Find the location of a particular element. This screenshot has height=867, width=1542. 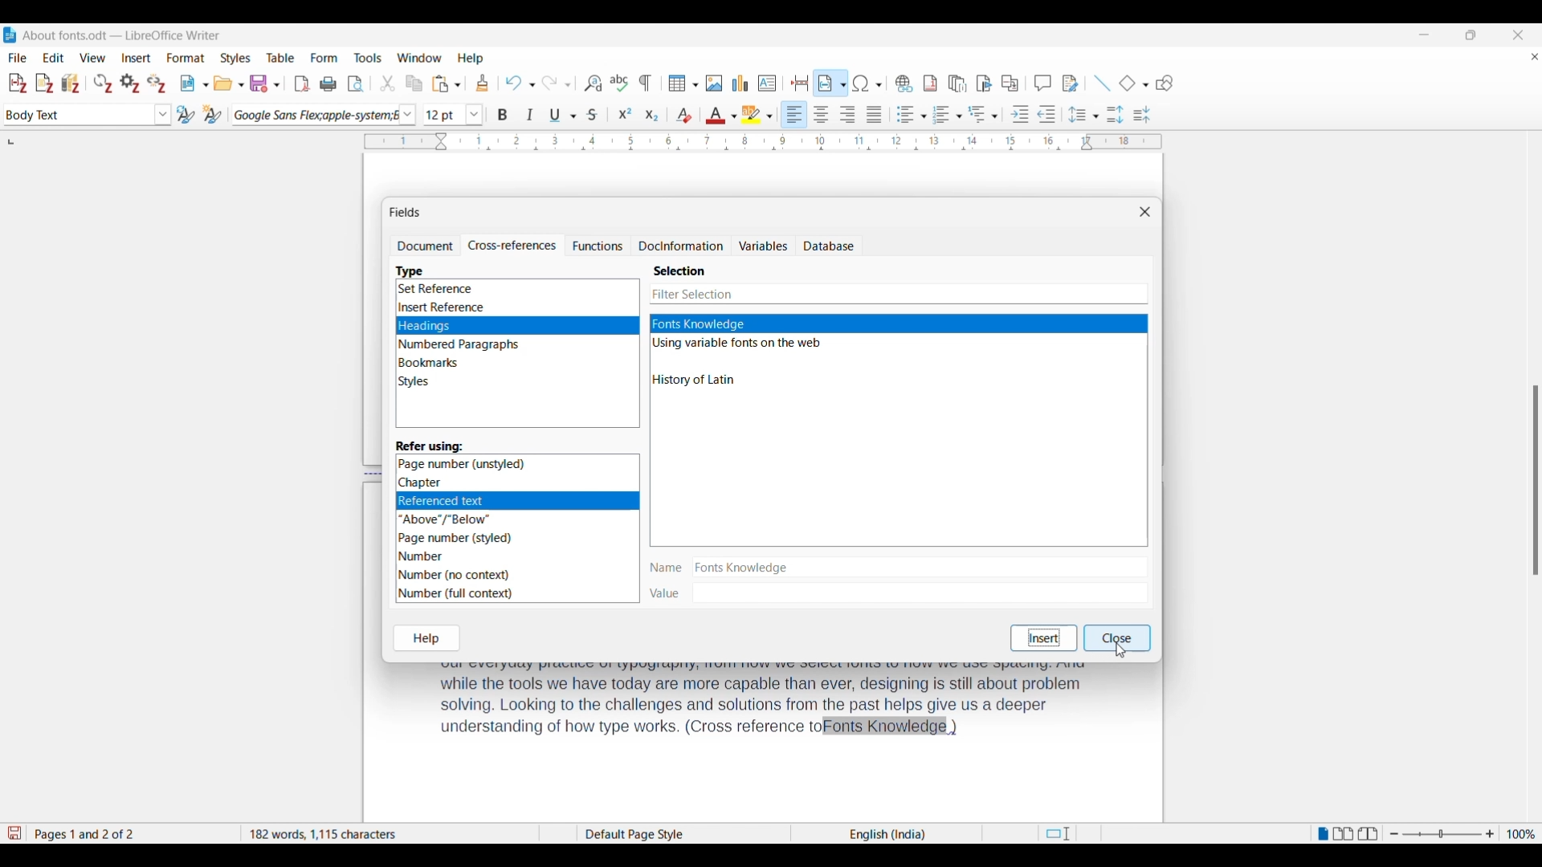

vertical scroll bar is located at coordinates (1532, 478).